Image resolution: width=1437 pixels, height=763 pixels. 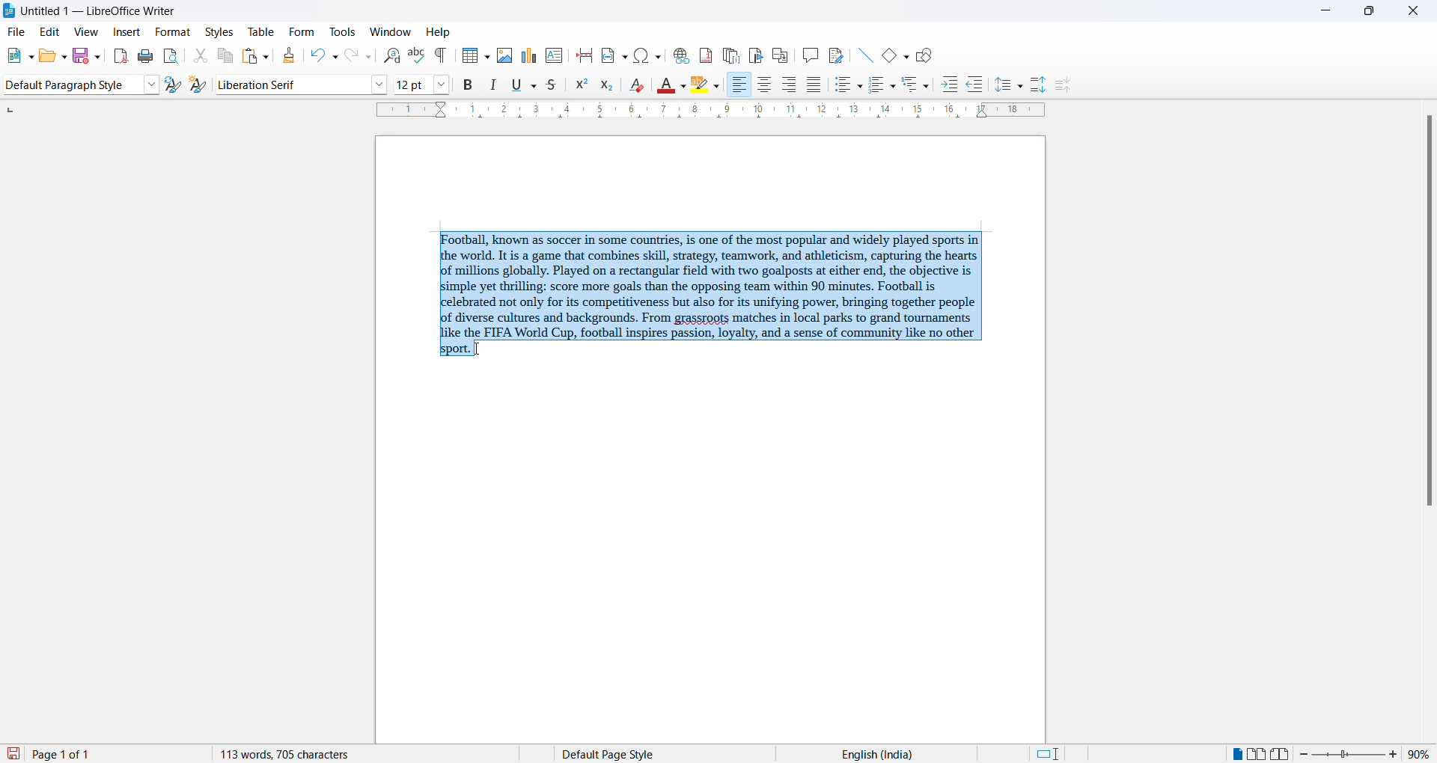 What do you see at coordinates (731, 53) in the screenshot?
I see `insert endnote` at bounding box center [731, 53].